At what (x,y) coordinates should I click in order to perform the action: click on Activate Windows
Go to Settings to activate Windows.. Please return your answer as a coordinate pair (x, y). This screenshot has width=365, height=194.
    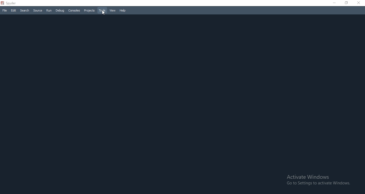
    Looking at the image, I should click on (319, 180).